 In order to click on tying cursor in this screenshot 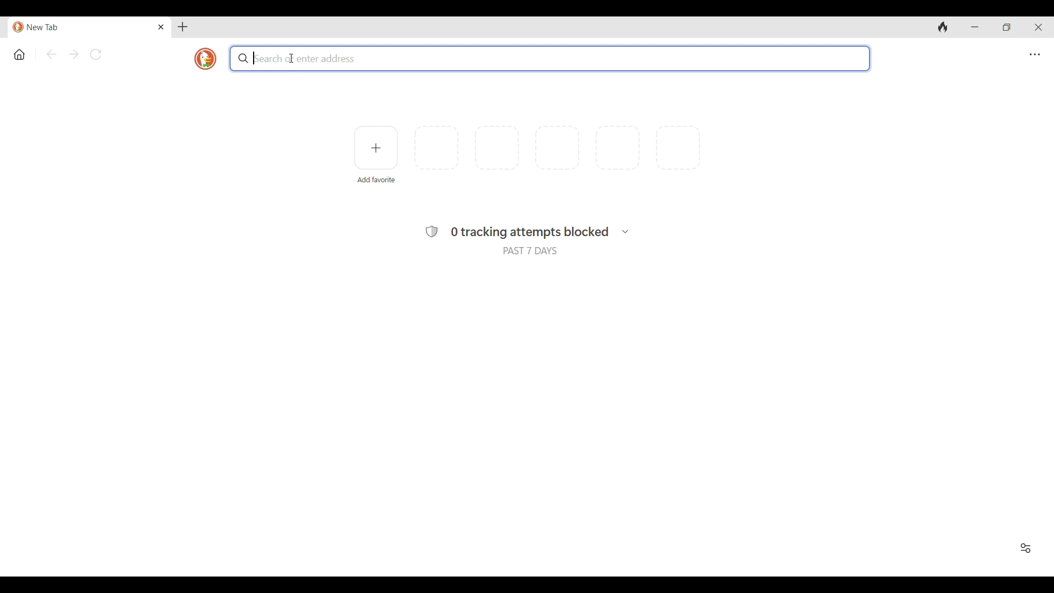, I will do `click(256, 59)`.